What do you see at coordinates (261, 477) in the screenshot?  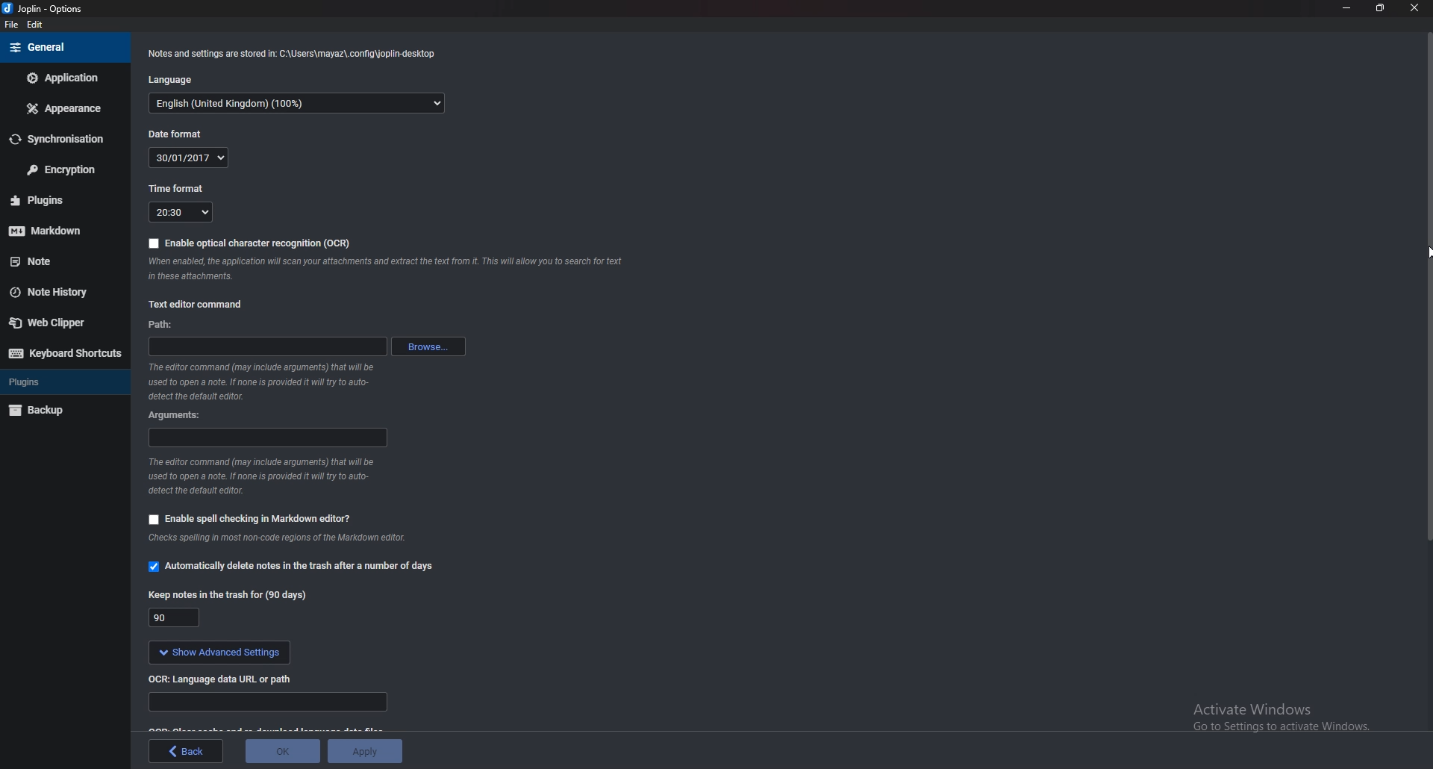 I see `Info on editor command` at bounding box center [261, 477].